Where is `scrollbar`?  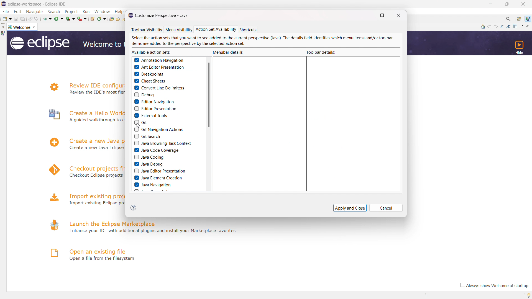
scrollbar is located at coordinates (209, 95).